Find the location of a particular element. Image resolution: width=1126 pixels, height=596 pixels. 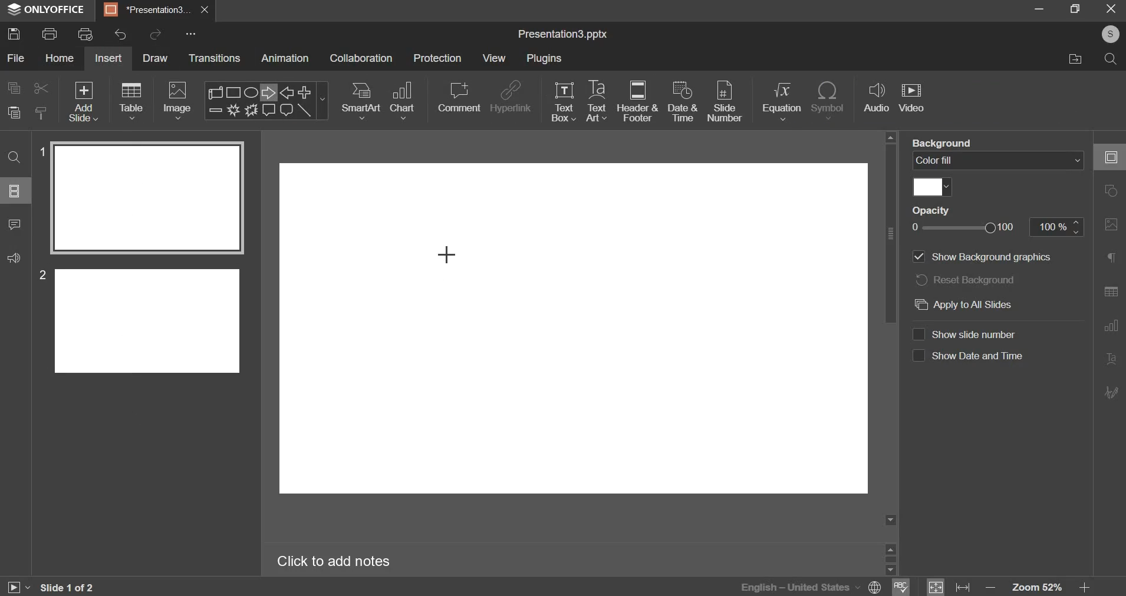

left arrow is located at coordinates (287, 92).